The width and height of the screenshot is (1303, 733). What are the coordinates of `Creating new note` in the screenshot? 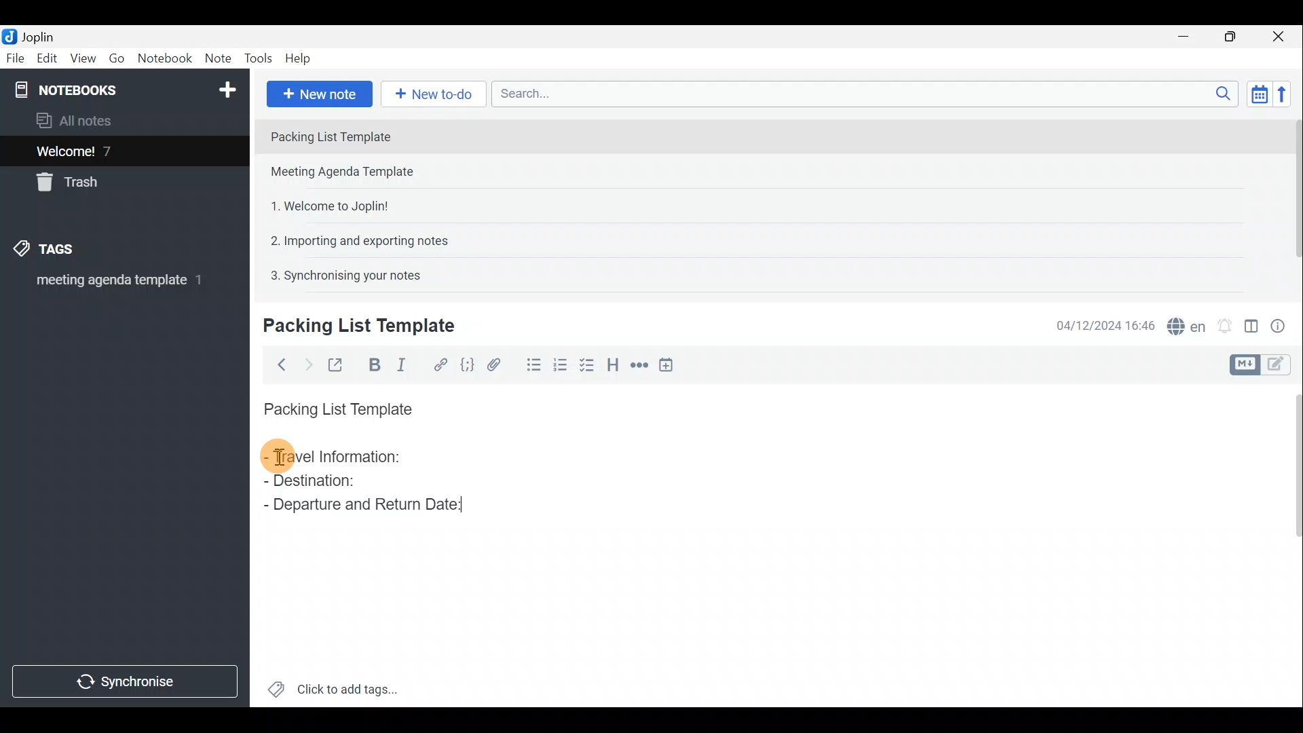 It's located at (351, 326).